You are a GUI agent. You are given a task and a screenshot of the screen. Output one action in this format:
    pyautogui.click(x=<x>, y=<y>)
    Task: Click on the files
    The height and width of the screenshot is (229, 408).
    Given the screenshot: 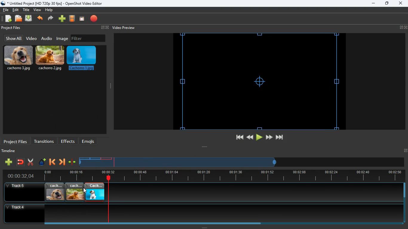 What is the action you would take?
    pyautogui.click(x=19, y=19)
    